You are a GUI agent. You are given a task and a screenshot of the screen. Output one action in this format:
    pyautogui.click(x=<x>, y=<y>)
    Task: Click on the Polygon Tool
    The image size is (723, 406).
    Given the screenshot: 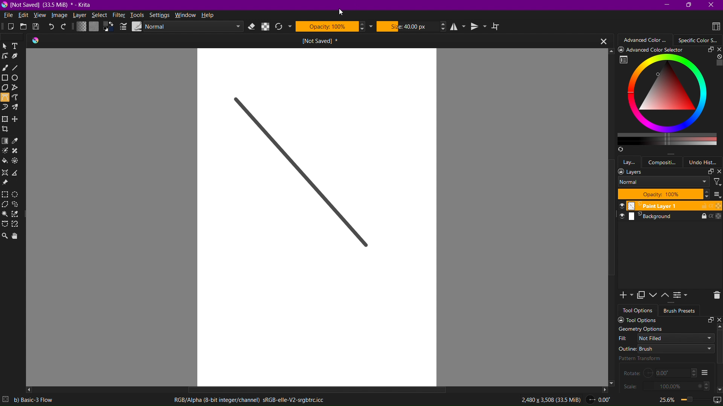 What is the action you would take?
    pyautogui.click(x=6, y=89)
    